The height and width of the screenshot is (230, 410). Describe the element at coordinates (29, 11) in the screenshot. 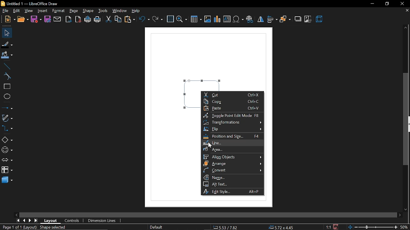

I see `view` at that location.